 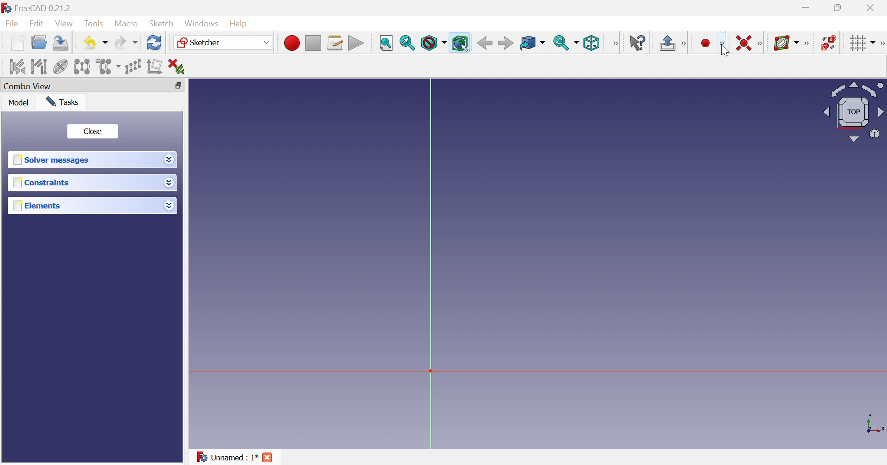 What do you see at coordinates (61, 67) in the screenshot?
I see `Show/hide internal geometry` at bounding box center [61, 67].